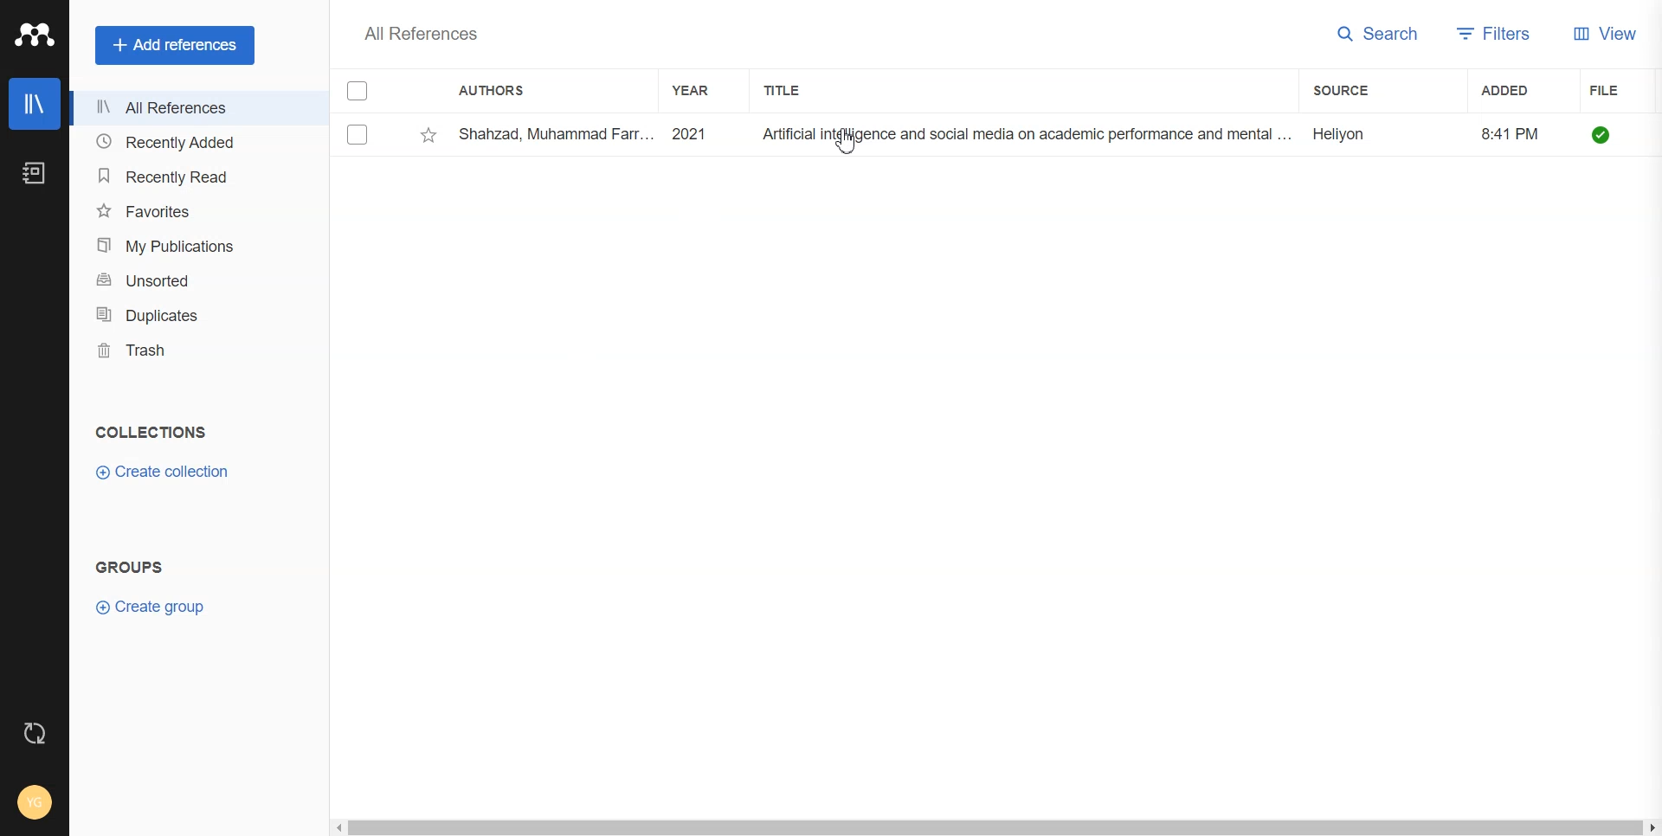 This screenshot has height=836, width=1662. Describe the element at coordinates (1367, 90) in the screenshot. I see `Source` at that location.